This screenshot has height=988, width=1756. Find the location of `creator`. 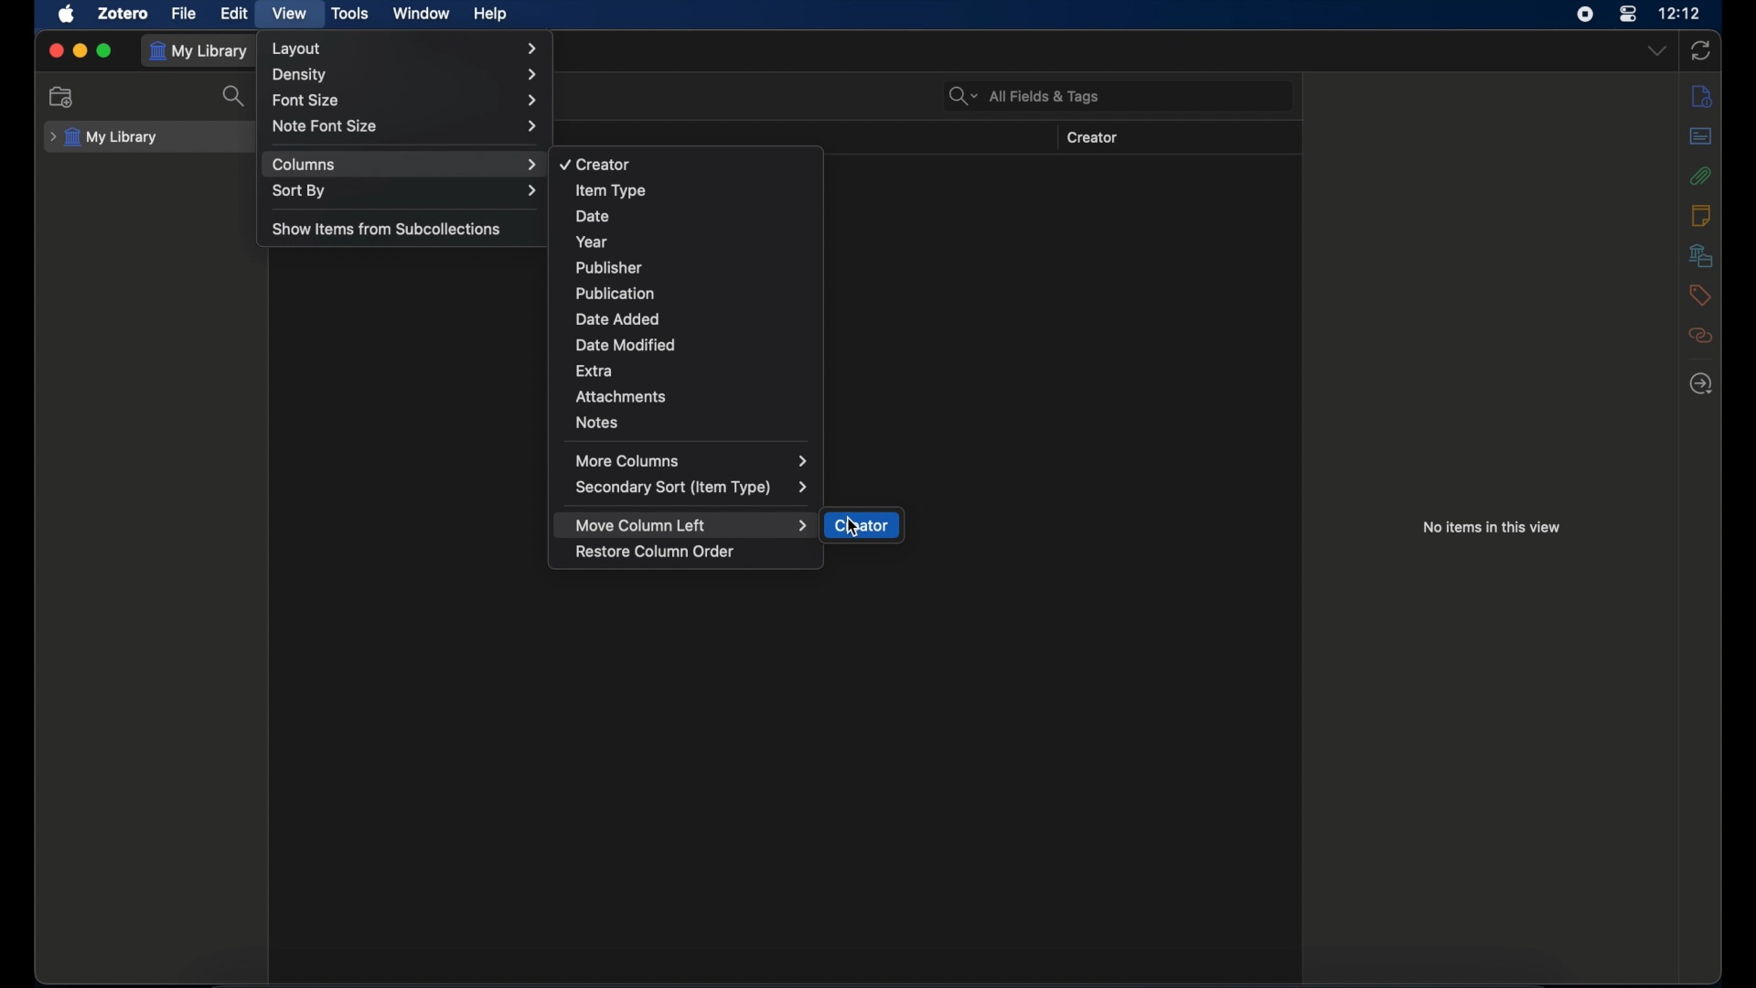

creator is located at coordinates (862, 526).